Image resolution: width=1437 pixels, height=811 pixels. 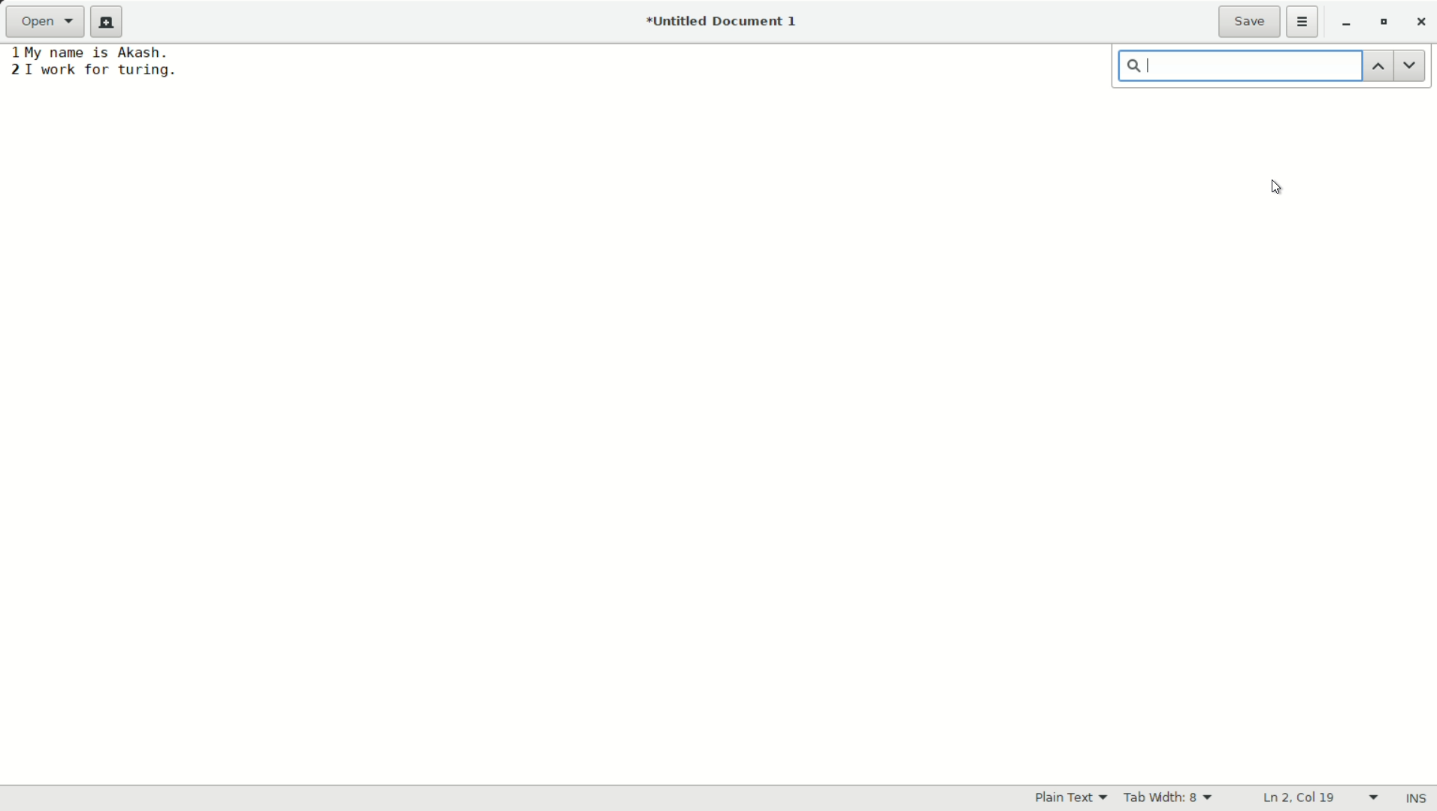 I want to click on open a file, so click(x=48, y=23).